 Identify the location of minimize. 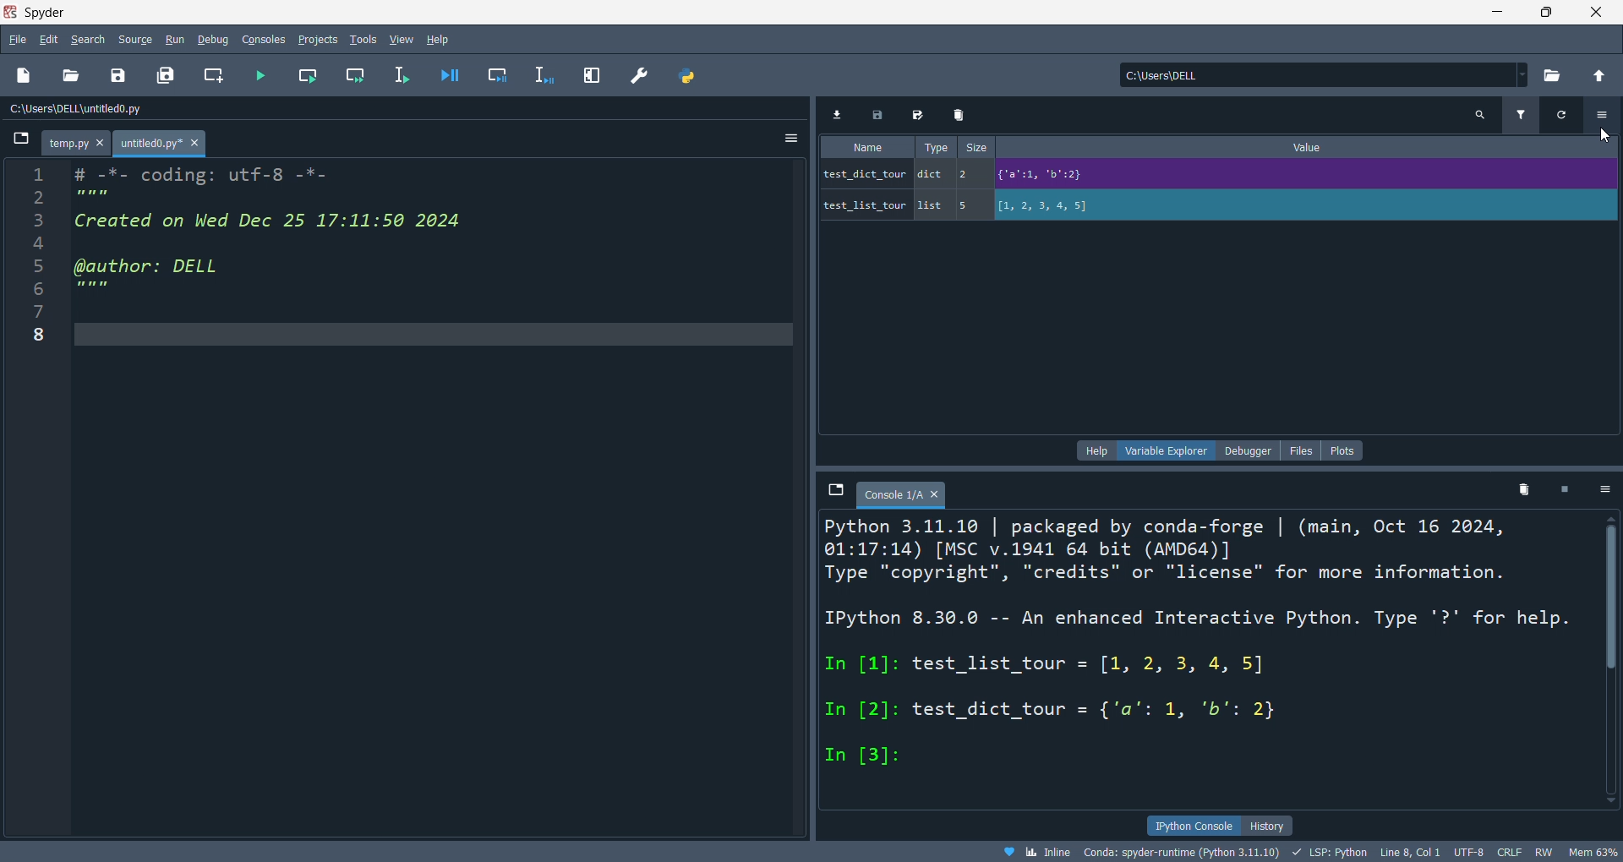
(1493, 13).